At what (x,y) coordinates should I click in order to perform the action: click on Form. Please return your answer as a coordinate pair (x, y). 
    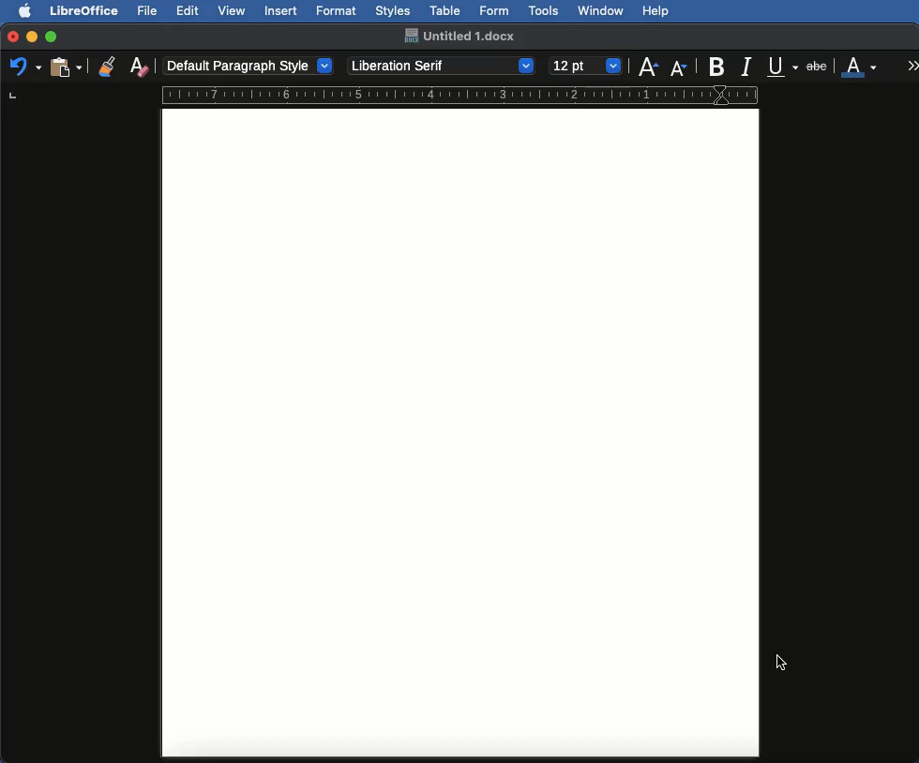
    Looking at the image, I should click on (494, 11).